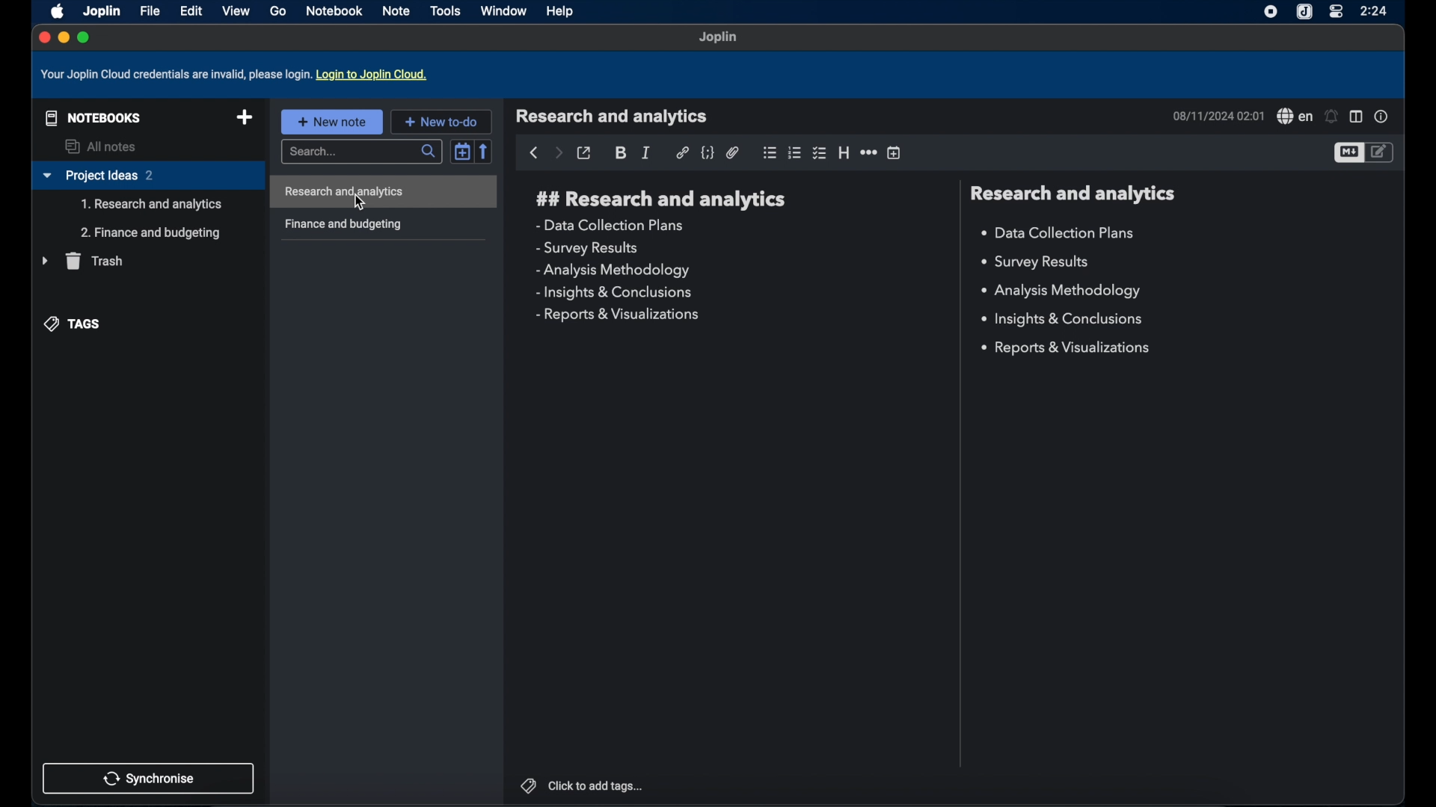 This screenshot has height=807, width=1436. What do you see at coordinates (612, 117) in the screenshot?
I see `research and analytics` at bounding box center [612, 117].